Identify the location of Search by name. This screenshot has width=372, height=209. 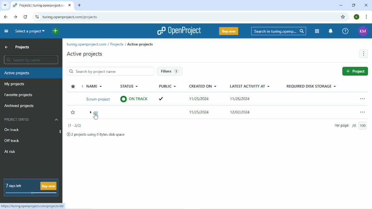
(32, 61).